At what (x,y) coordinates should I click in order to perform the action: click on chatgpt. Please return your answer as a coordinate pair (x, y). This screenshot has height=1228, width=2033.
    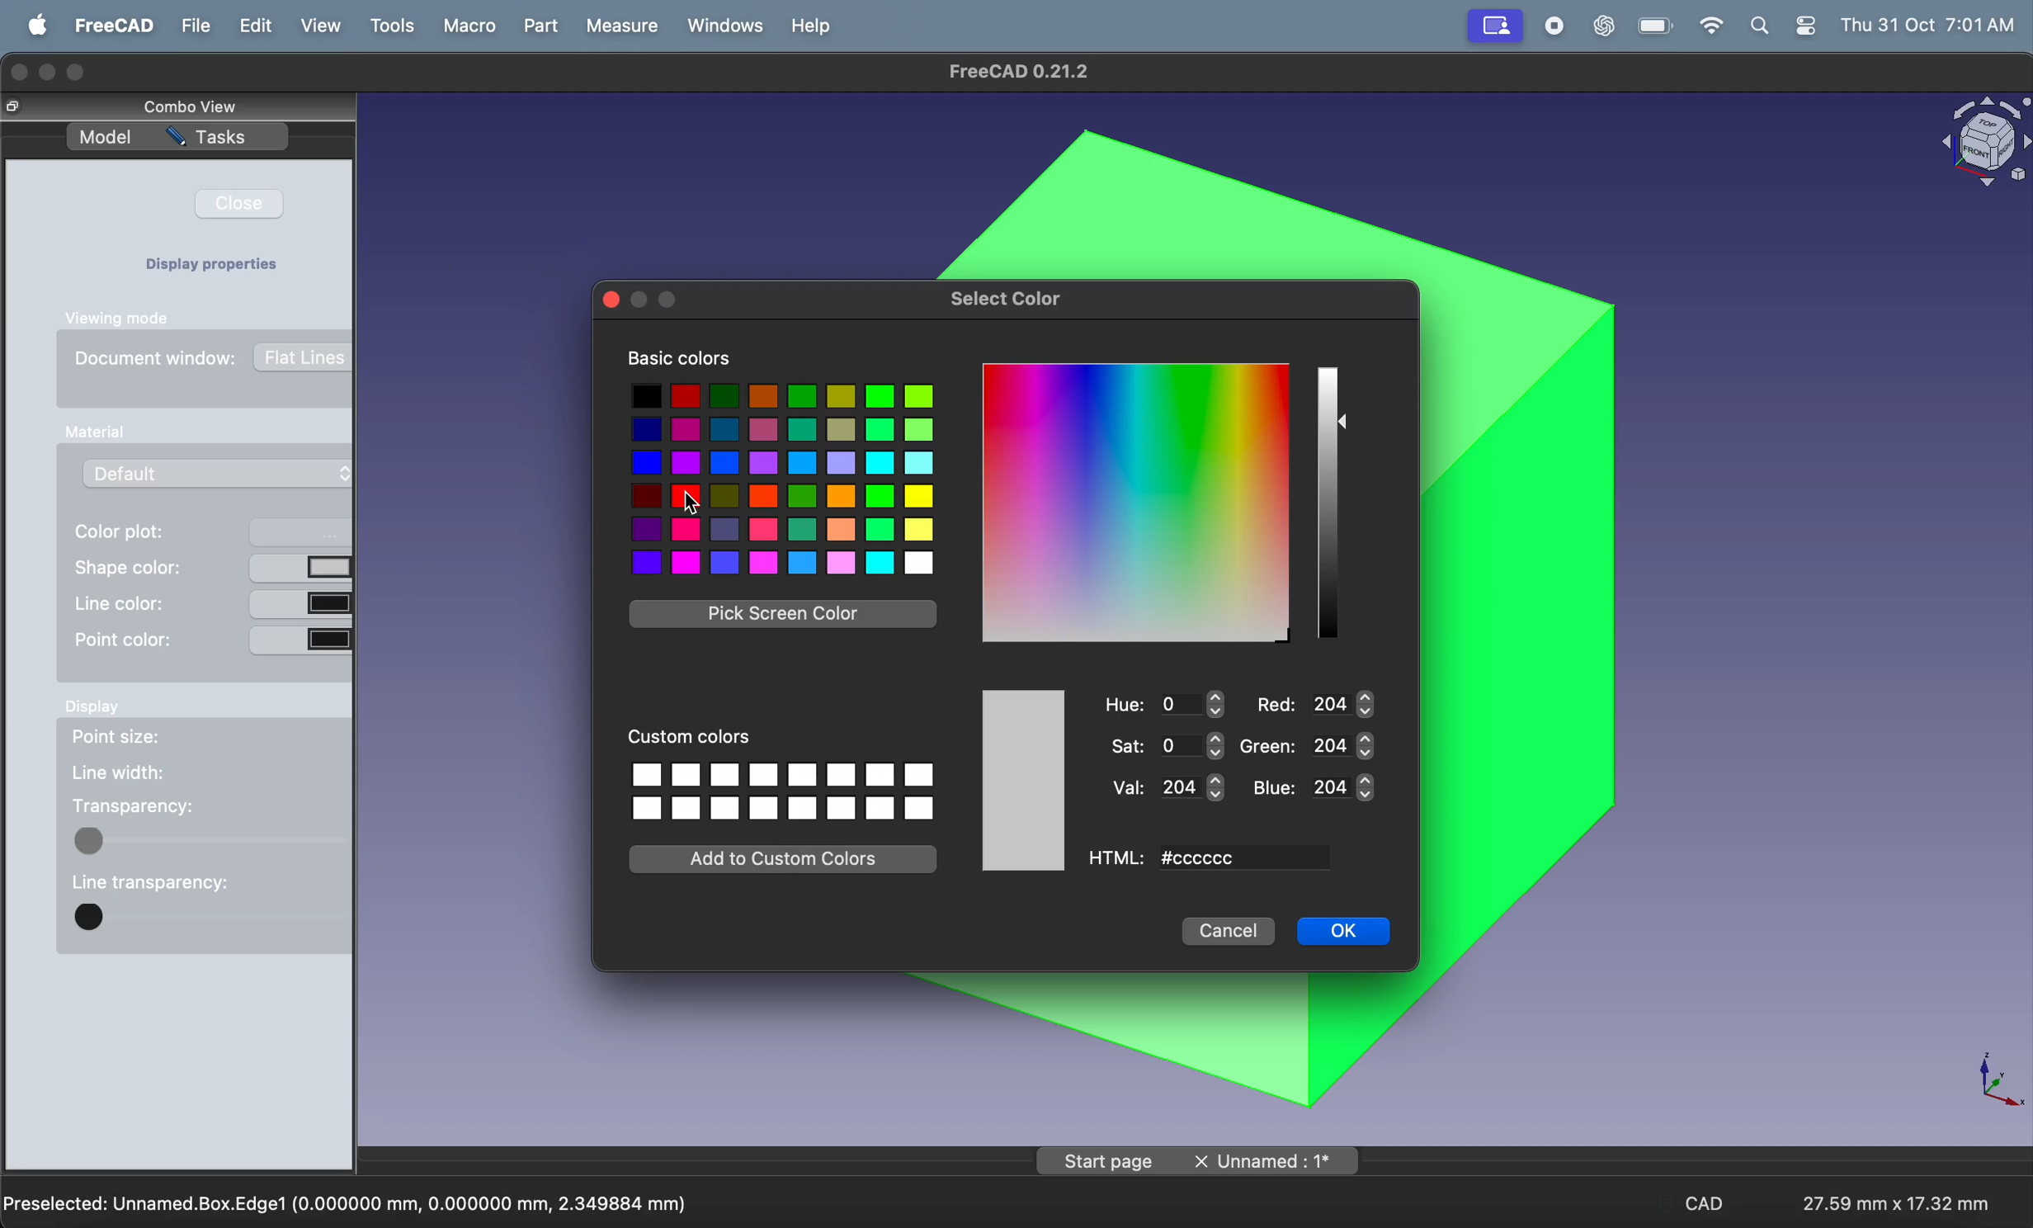
    Looking at the image, I should click on (1602, 27).